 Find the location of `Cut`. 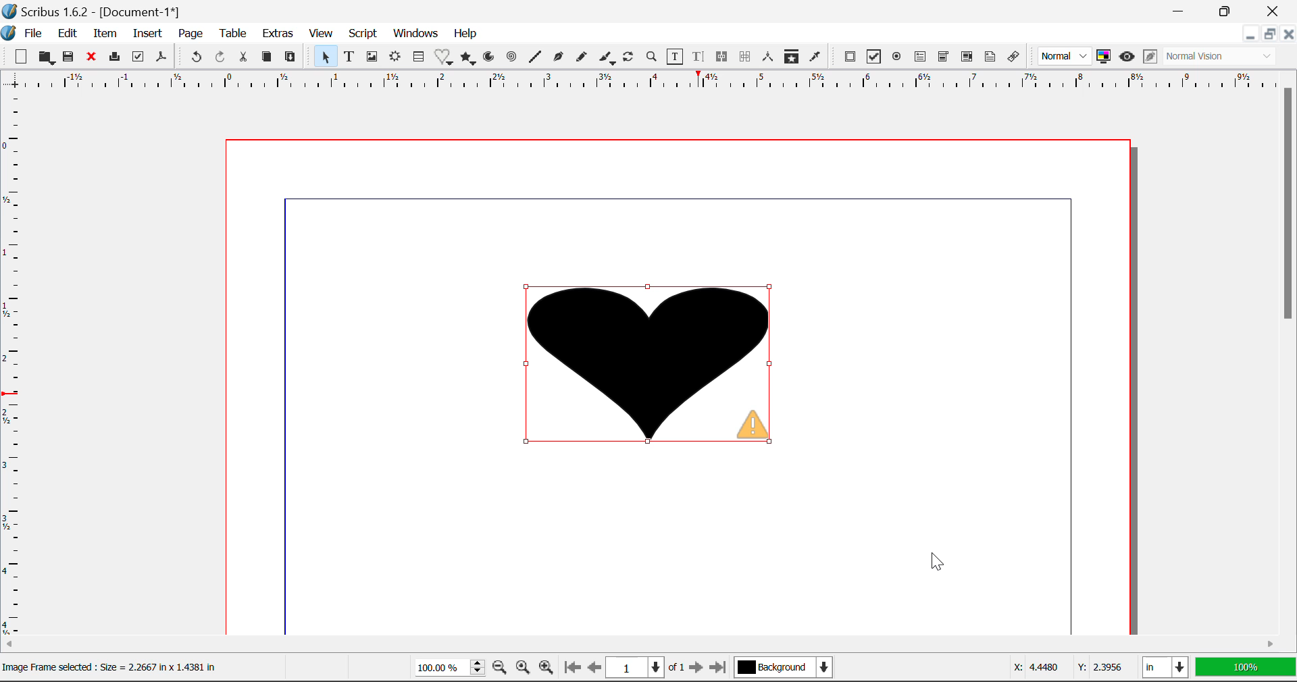

Cut is located at coordinates (246, 56).